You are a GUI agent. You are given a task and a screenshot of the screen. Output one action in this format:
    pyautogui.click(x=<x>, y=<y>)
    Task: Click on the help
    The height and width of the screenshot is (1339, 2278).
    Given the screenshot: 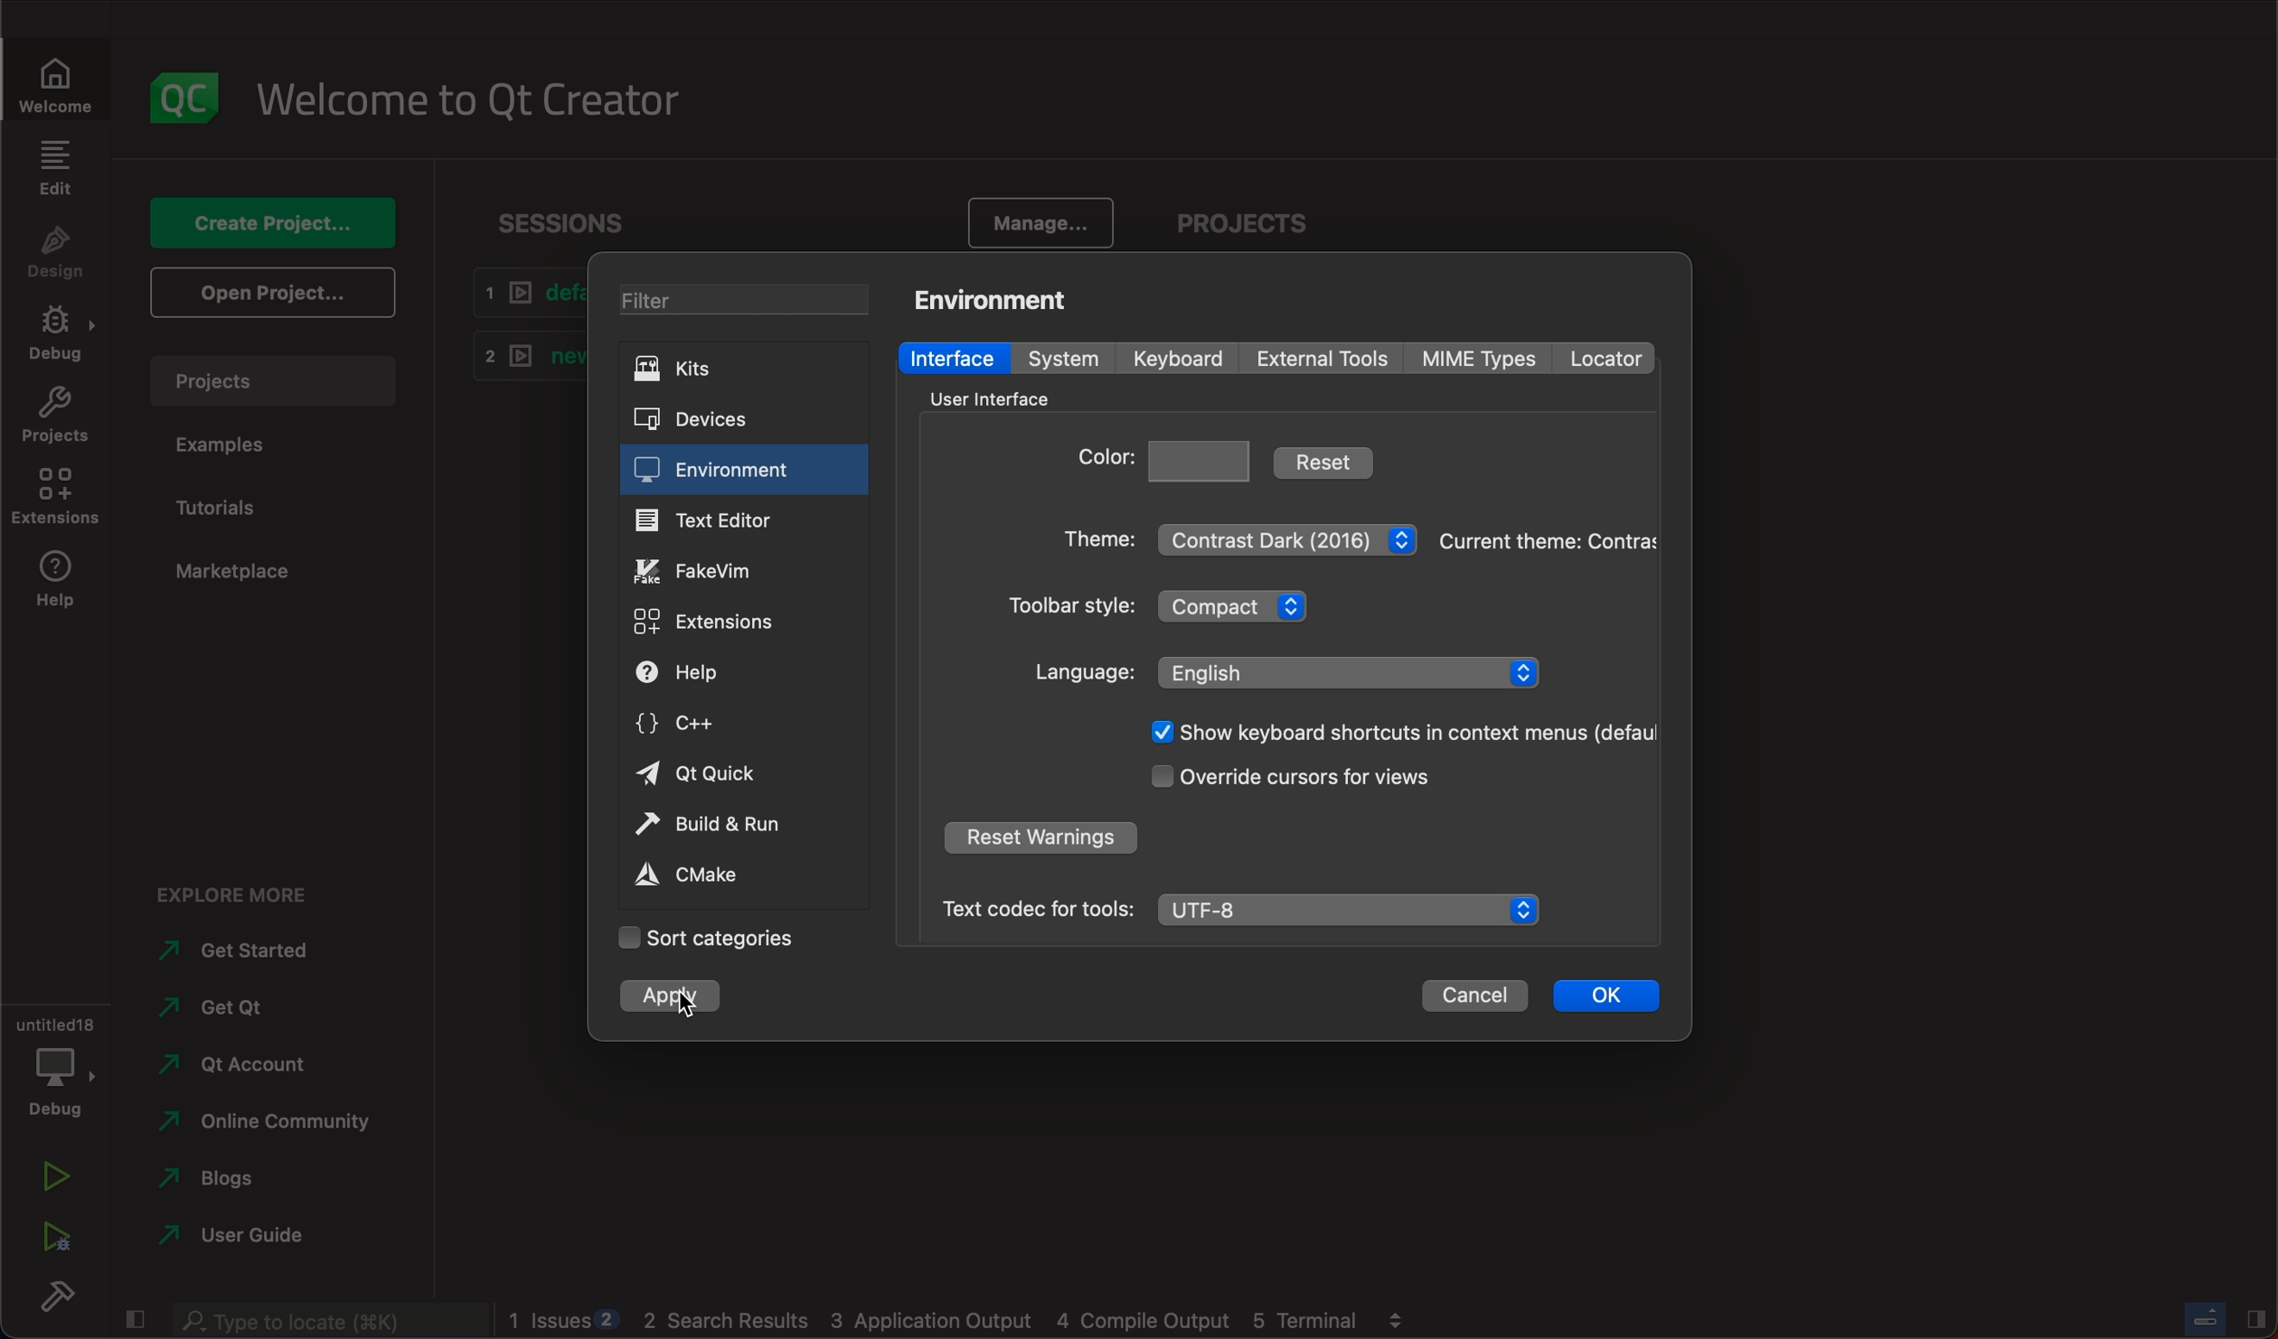 What is the action you would take?
    pyautogui.click(x=721, y=675)
    